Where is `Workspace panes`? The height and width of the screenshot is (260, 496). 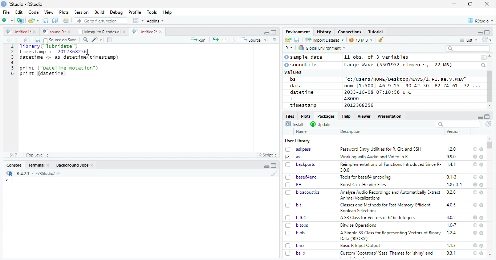
Workspace panes is located at coordinates (138, 21).